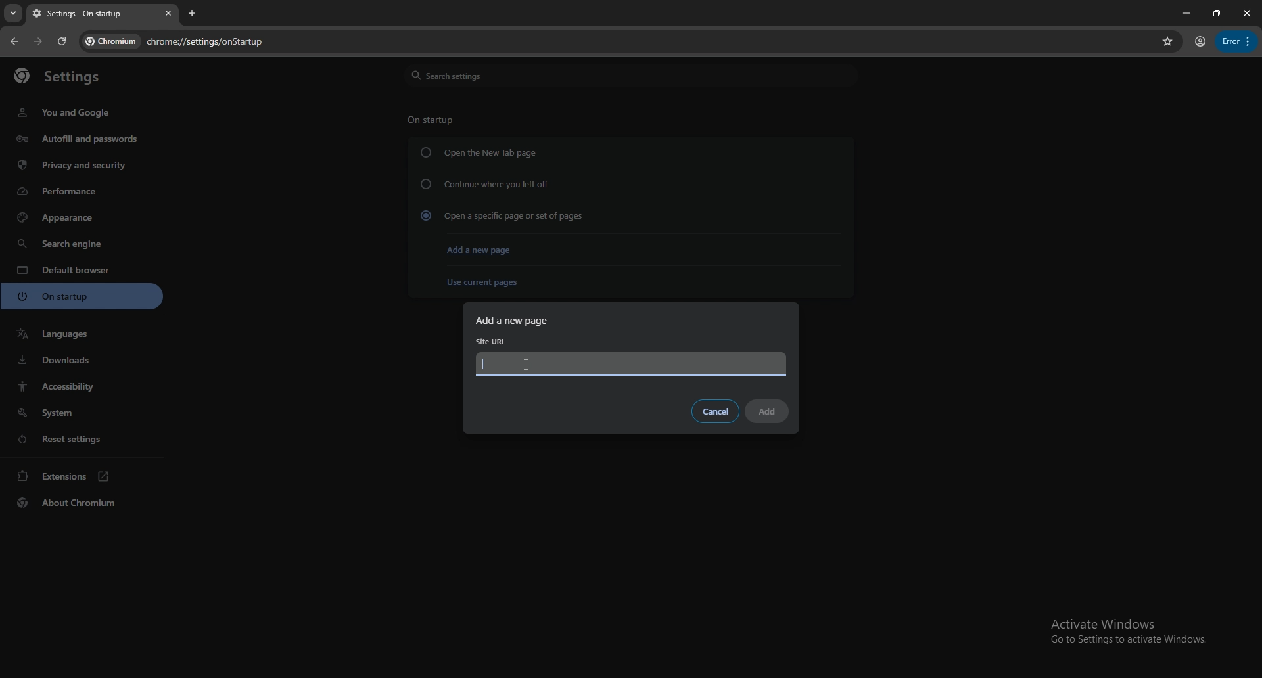 This screenshot has height=678, width=1262. I want to click on settings, so click(67, 78).